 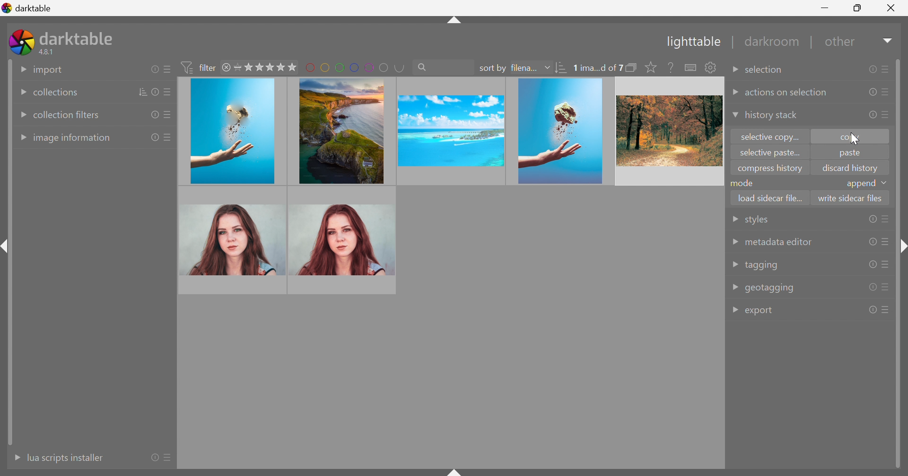 What do you see at coordinates (891, 10) in the screenshot?
I see `Close` at bounding box center [891, 10].